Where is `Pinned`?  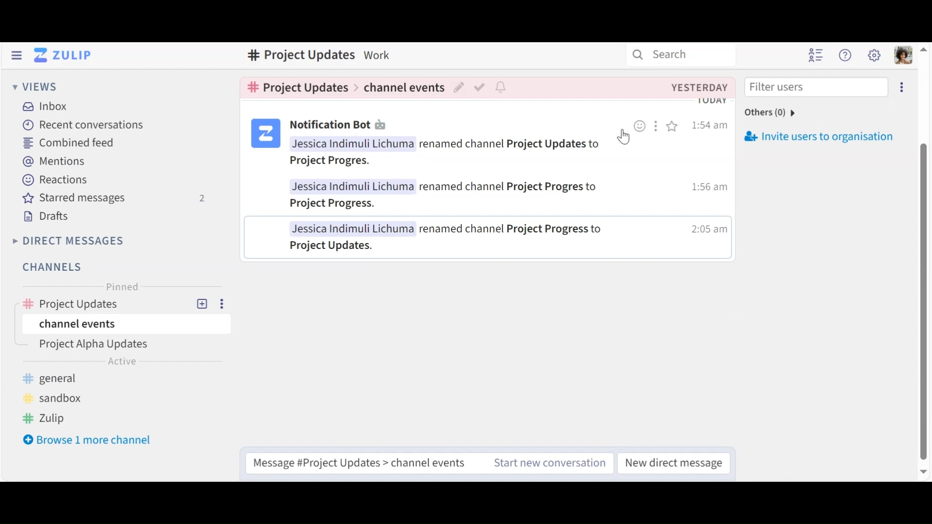
Pinned is located at coordinates (123, 287).